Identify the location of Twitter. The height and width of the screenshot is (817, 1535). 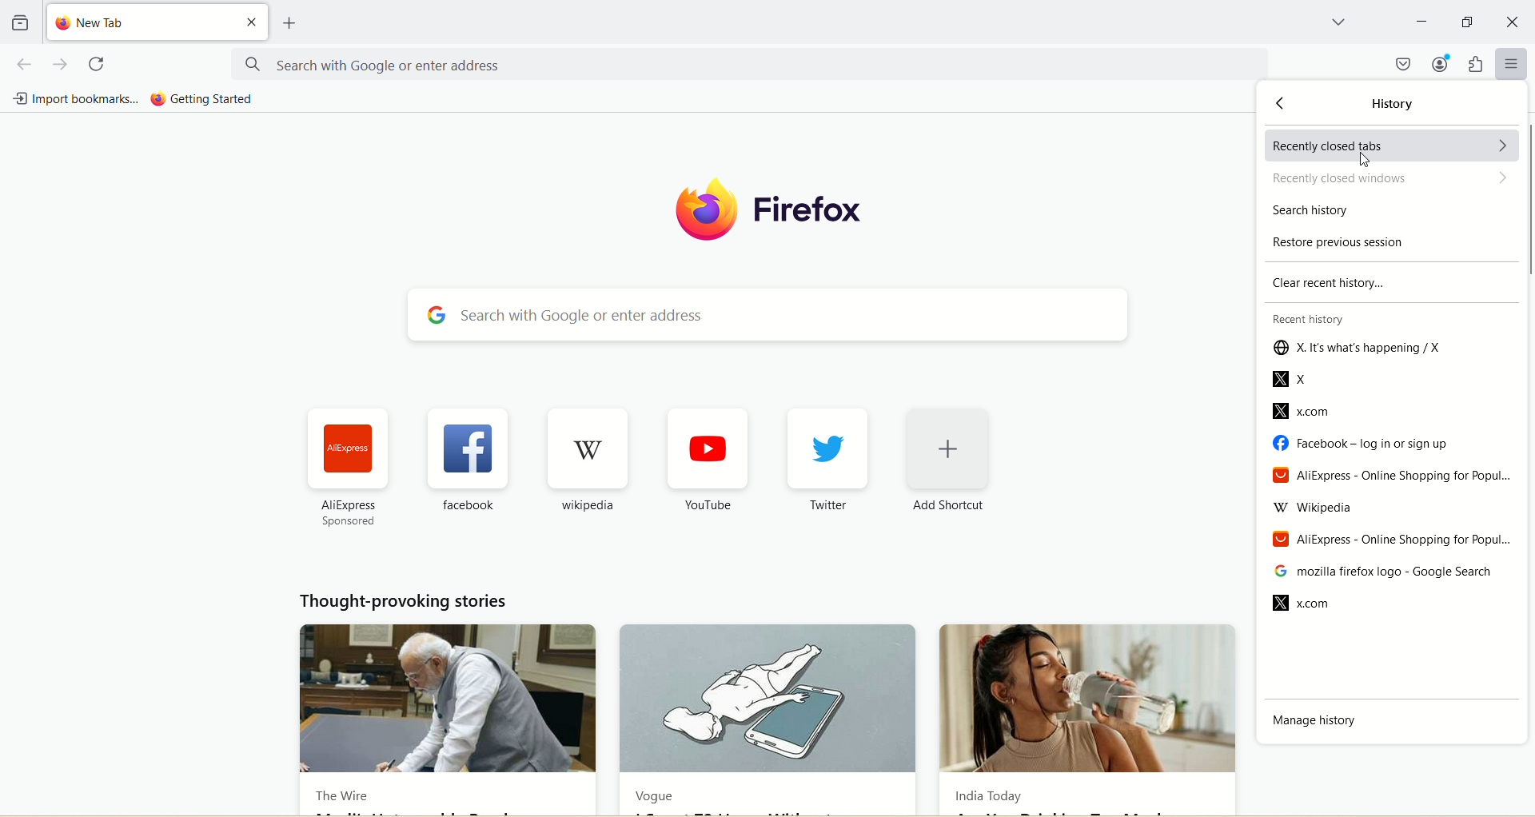
(827, 505).